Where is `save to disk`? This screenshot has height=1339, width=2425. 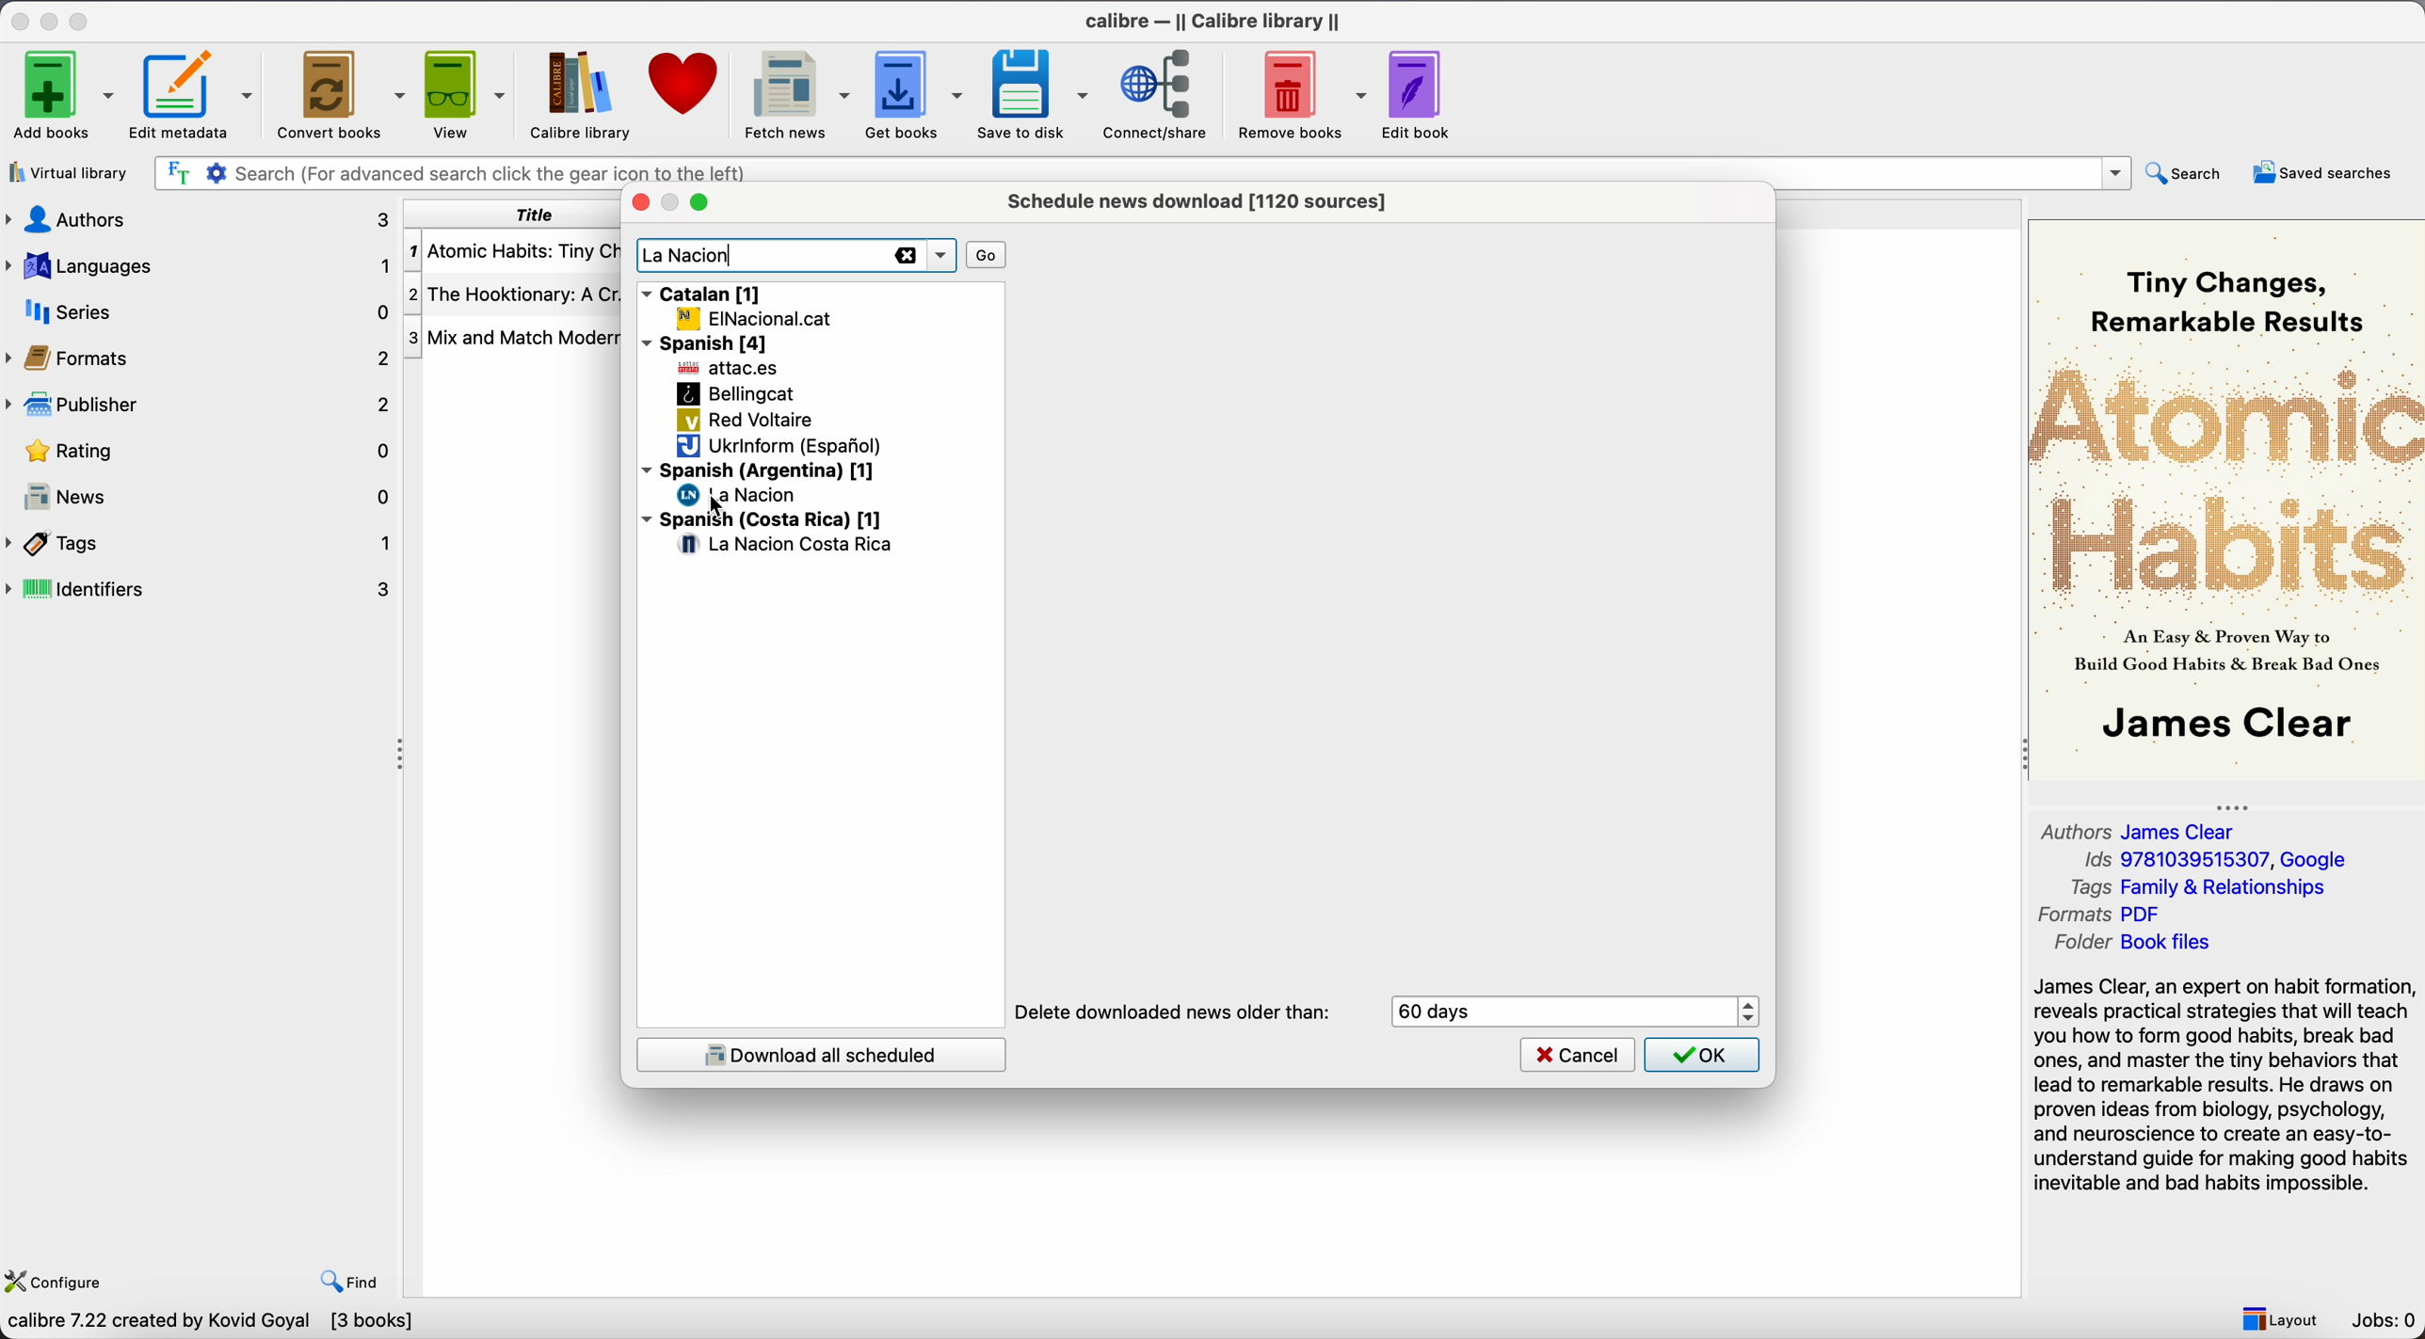 save to disk is located at coordinates (1034, 94).